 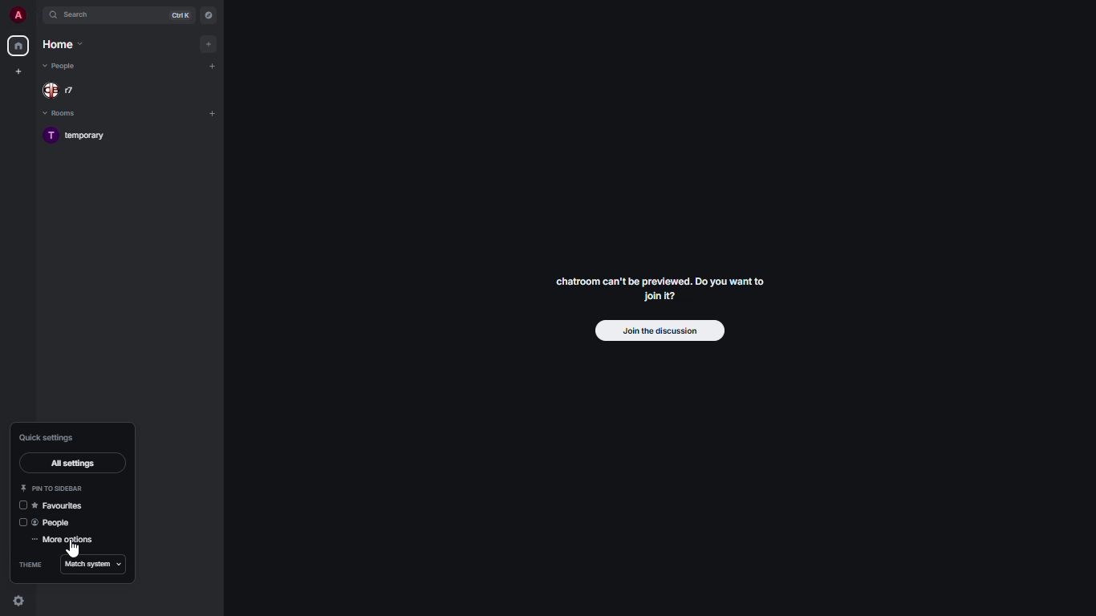 I want to click on disabled, so click(x=20, y=523).